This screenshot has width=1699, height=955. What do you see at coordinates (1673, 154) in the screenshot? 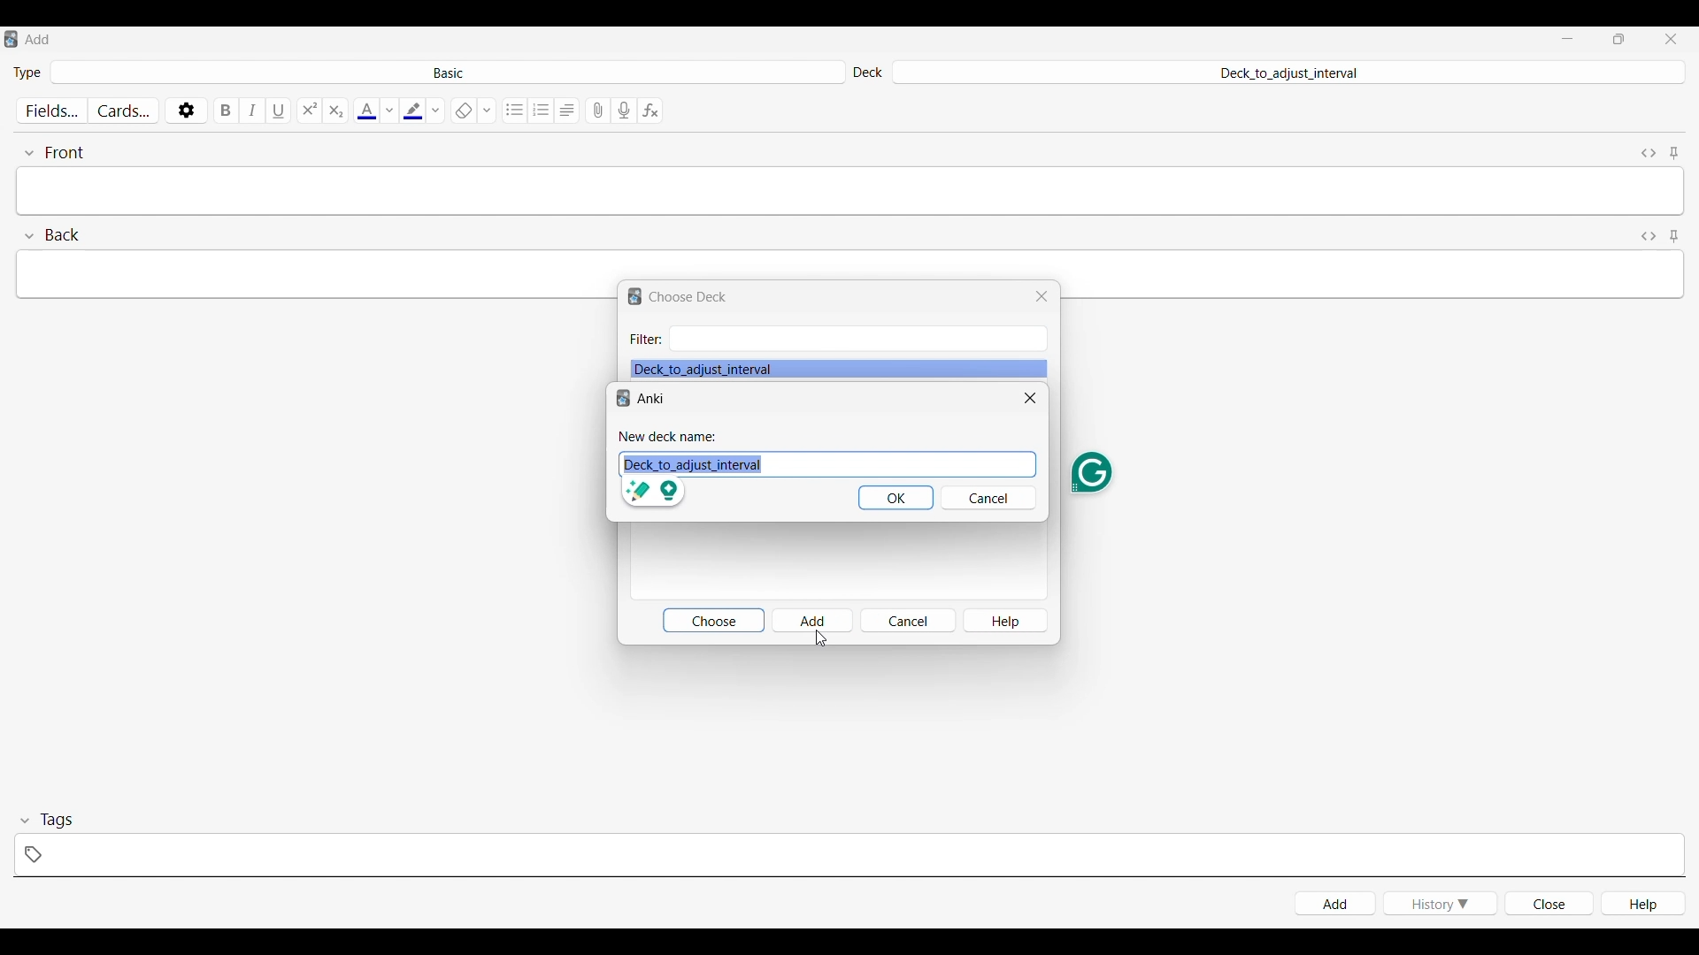
I see `Toggle sticky ` at bounding box center [1673, 154].